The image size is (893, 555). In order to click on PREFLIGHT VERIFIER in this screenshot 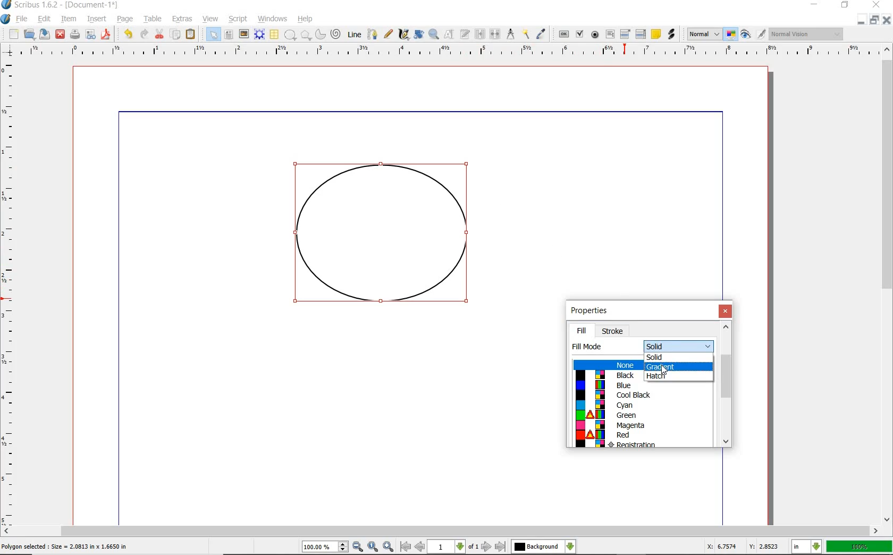, I will do `click(90, 33)`.